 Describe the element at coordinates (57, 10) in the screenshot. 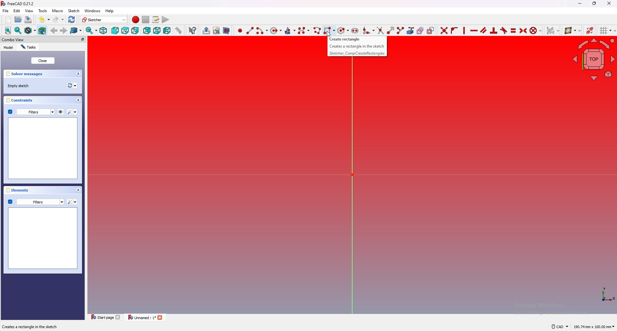

I see `macro` at that location.